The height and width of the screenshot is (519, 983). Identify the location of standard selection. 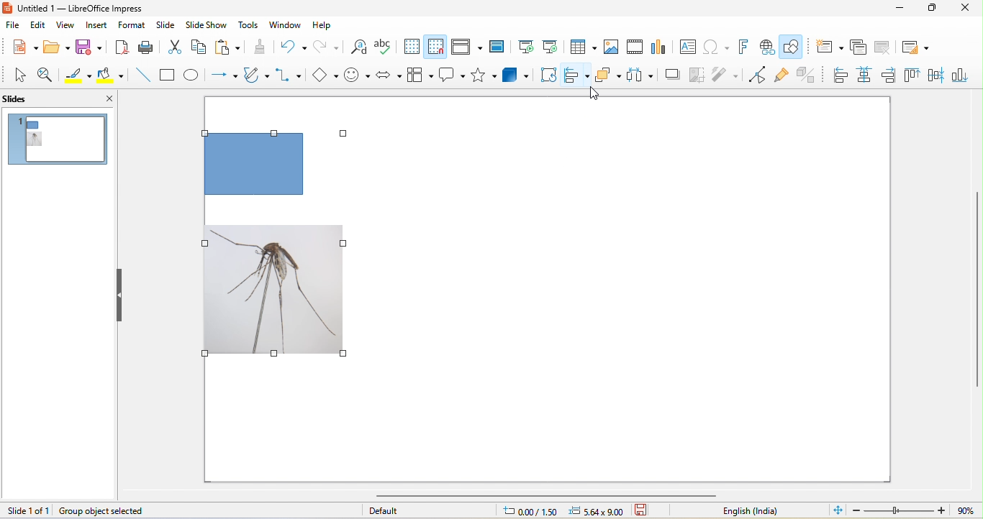
(649, 510).